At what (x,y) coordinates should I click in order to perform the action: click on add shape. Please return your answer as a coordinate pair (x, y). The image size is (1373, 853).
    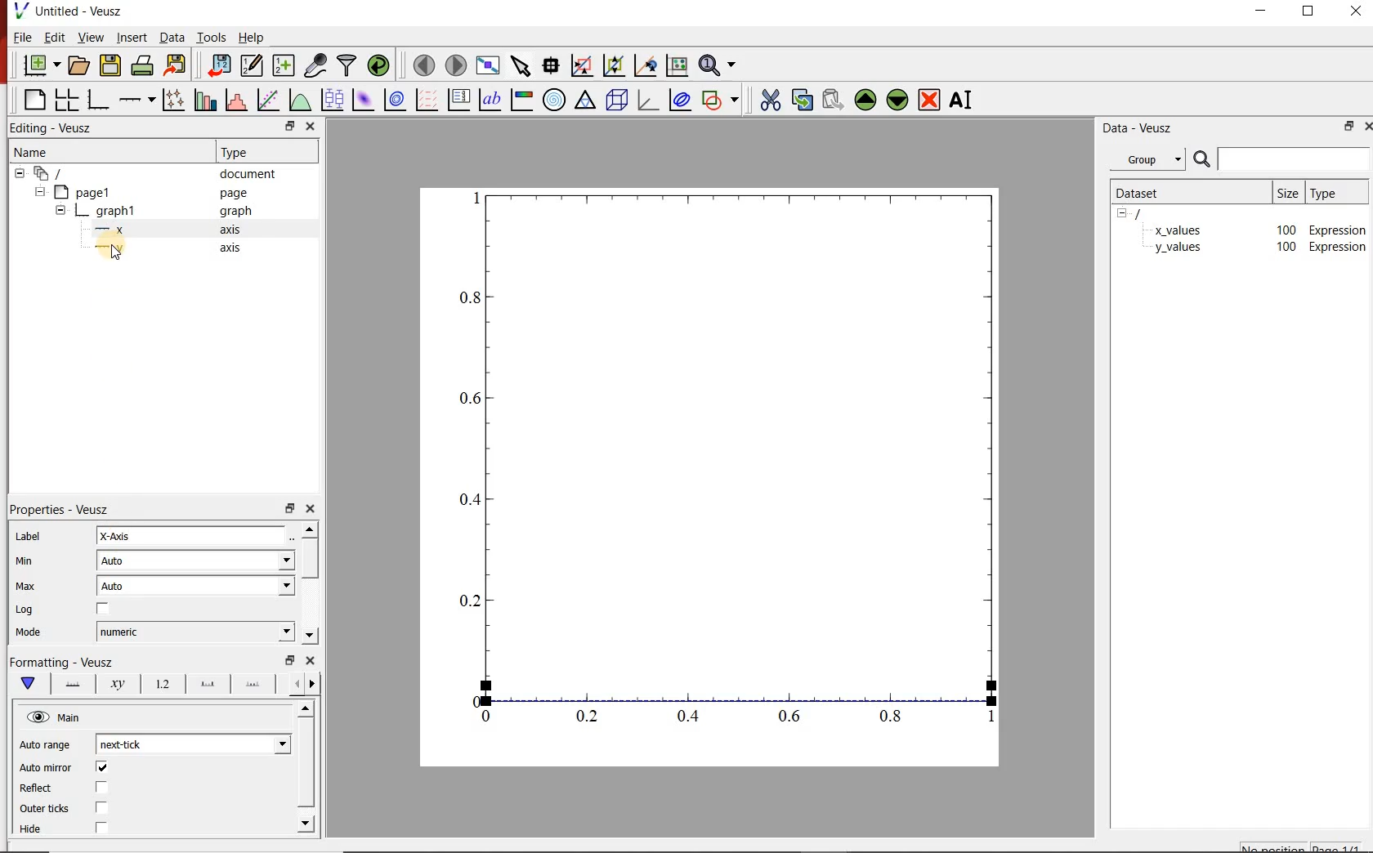
    Looking at the image, I should click on (721, 100).